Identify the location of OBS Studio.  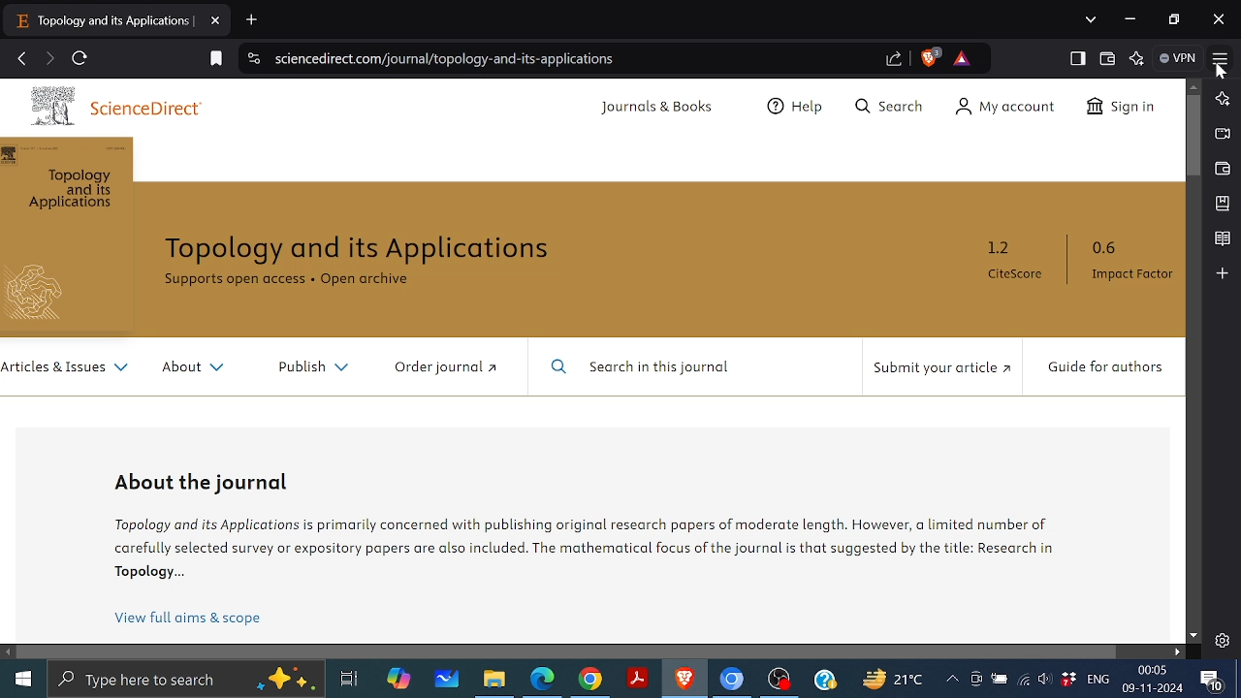
(780, 681).